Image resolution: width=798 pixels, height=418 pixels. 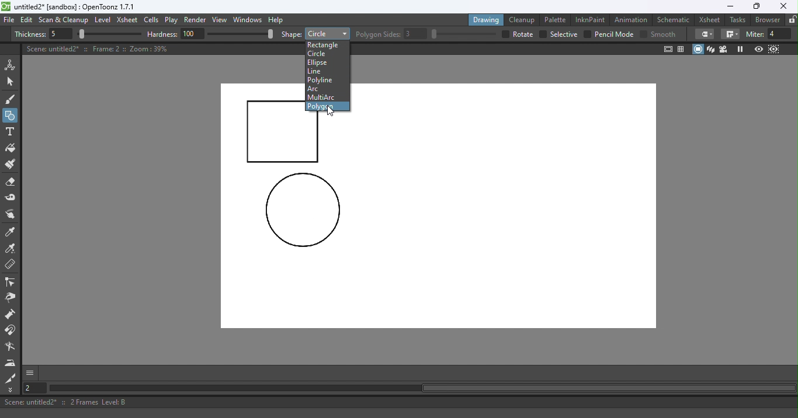 I want to click on checkbox, so click(x=587, y=34).